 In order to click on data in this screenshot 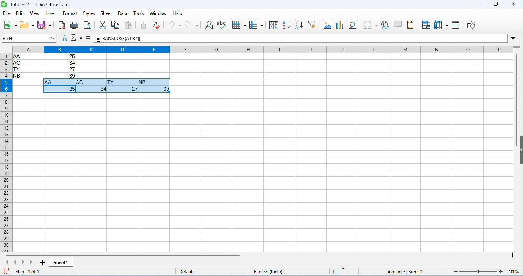, I will do `click(123, 14)`.